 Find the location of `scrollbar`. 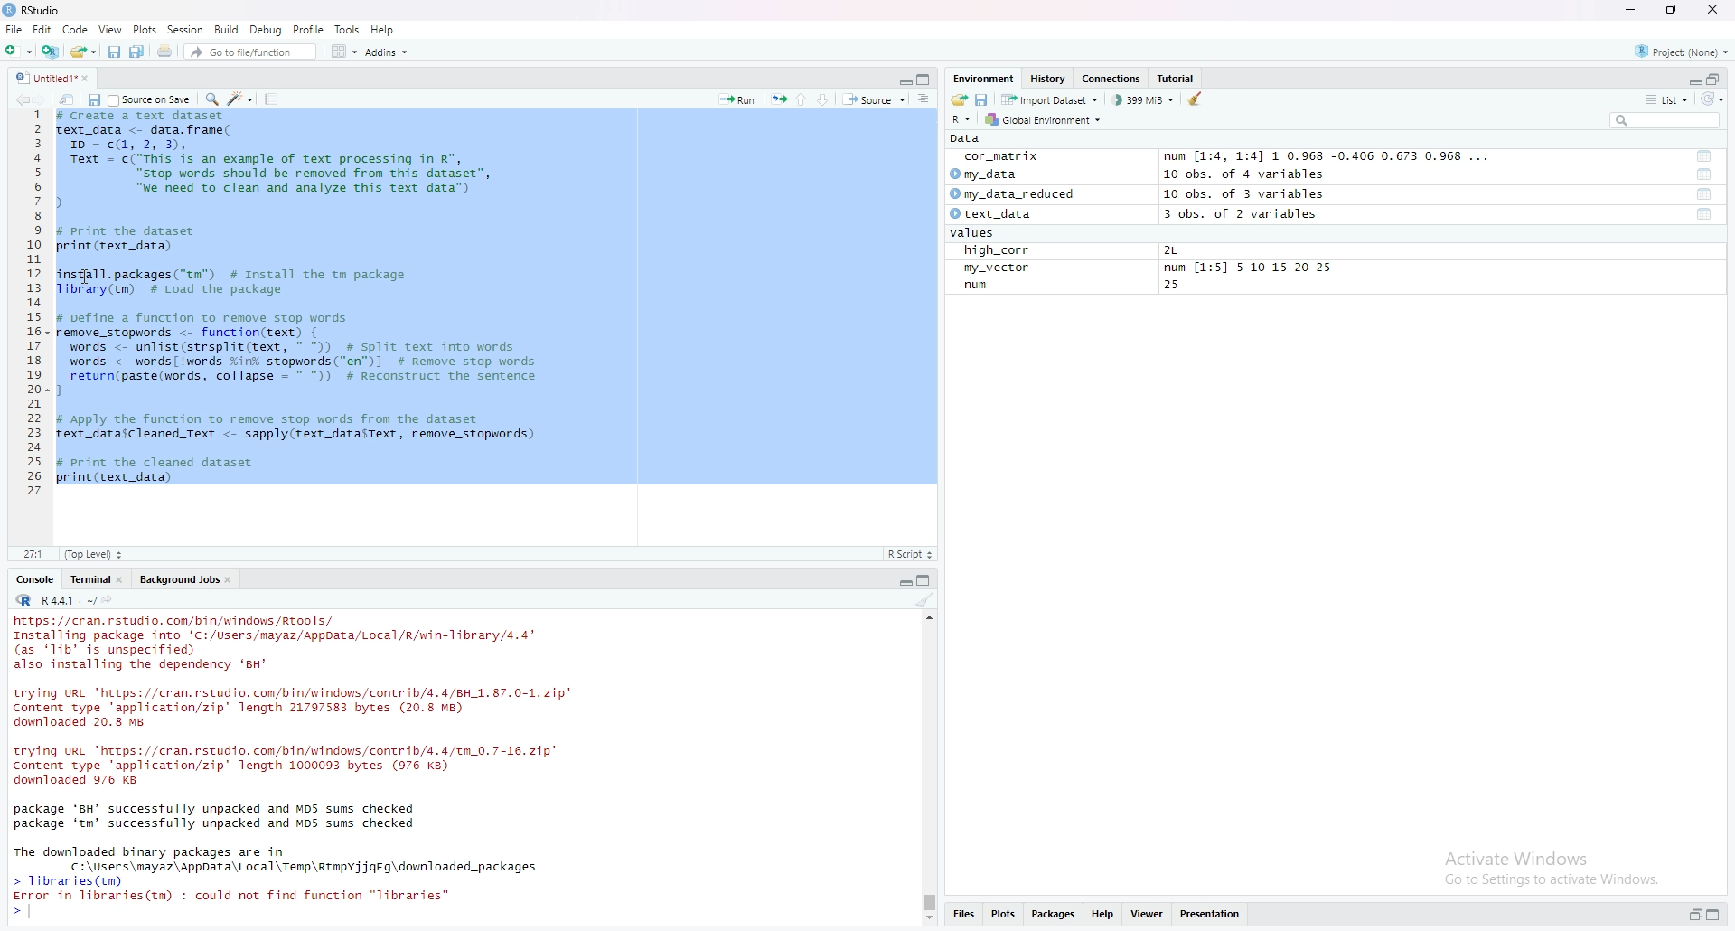

scrollbar is located at coordinates (926, 769).